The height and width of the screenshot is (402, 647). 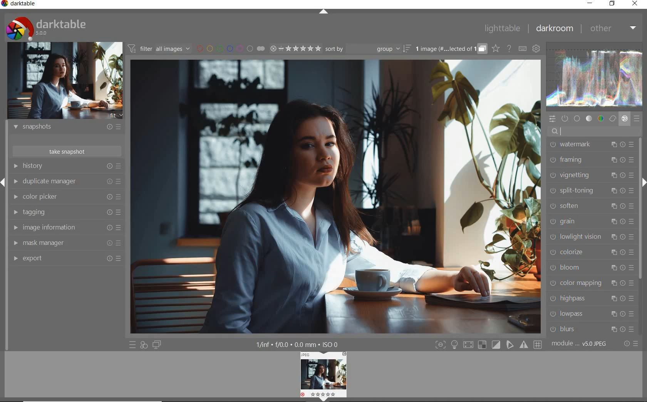 What do you see at coordinates (612, 118) in the screenshot?
I see `correct` at bounding box center [612, 118].